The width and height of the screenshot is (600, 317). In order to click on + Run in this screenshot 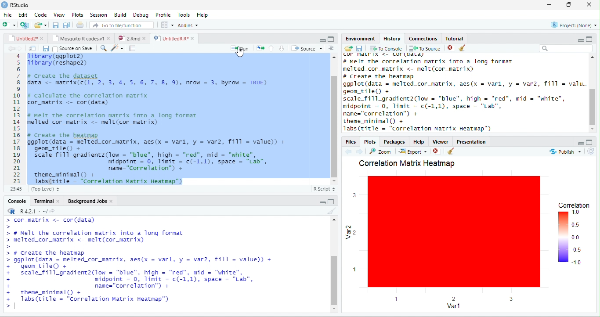, I will do `click(236, 48)`.